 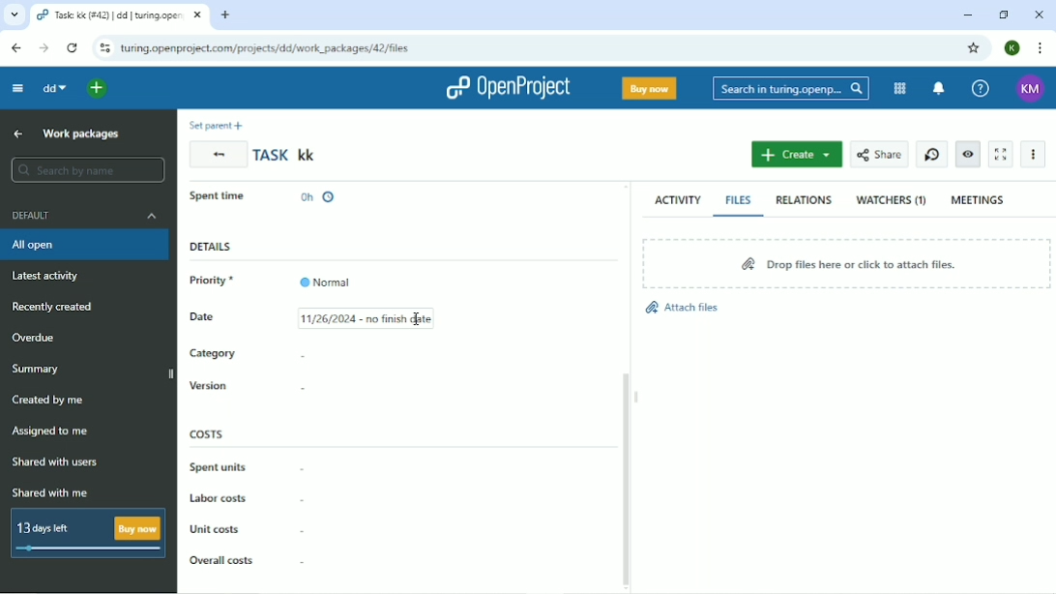 What do you see at coordinates (47, 400) in the screenshot?
I see `Created by me` at bounding box center [47, 400].